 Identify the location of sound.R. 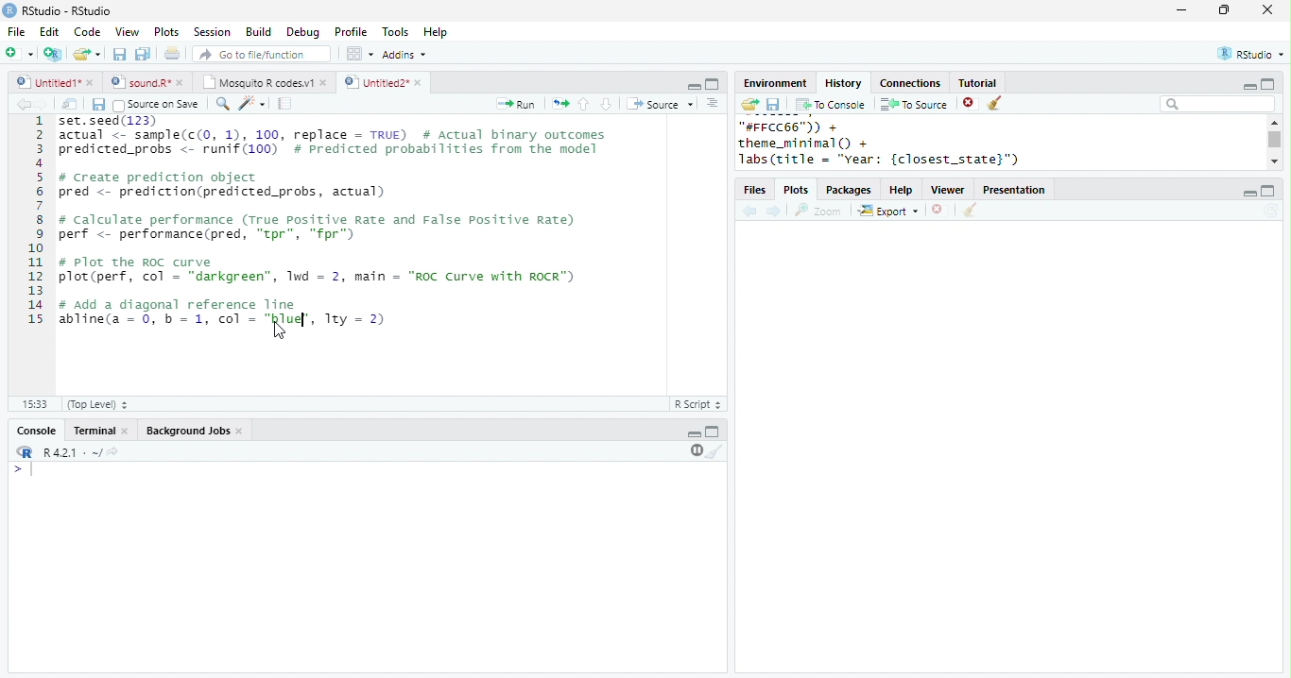
(141, 82).